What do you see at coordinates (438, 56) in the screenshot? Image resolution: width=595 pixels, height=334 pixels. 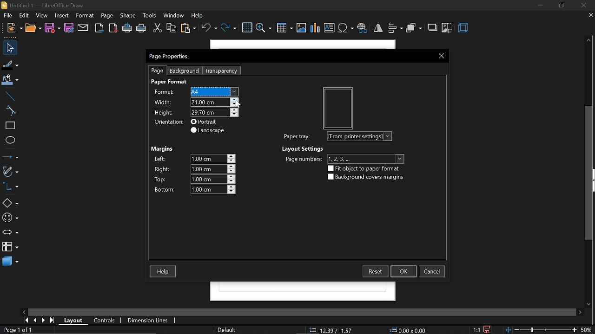 I see `close` at bounding box center [438, 56].